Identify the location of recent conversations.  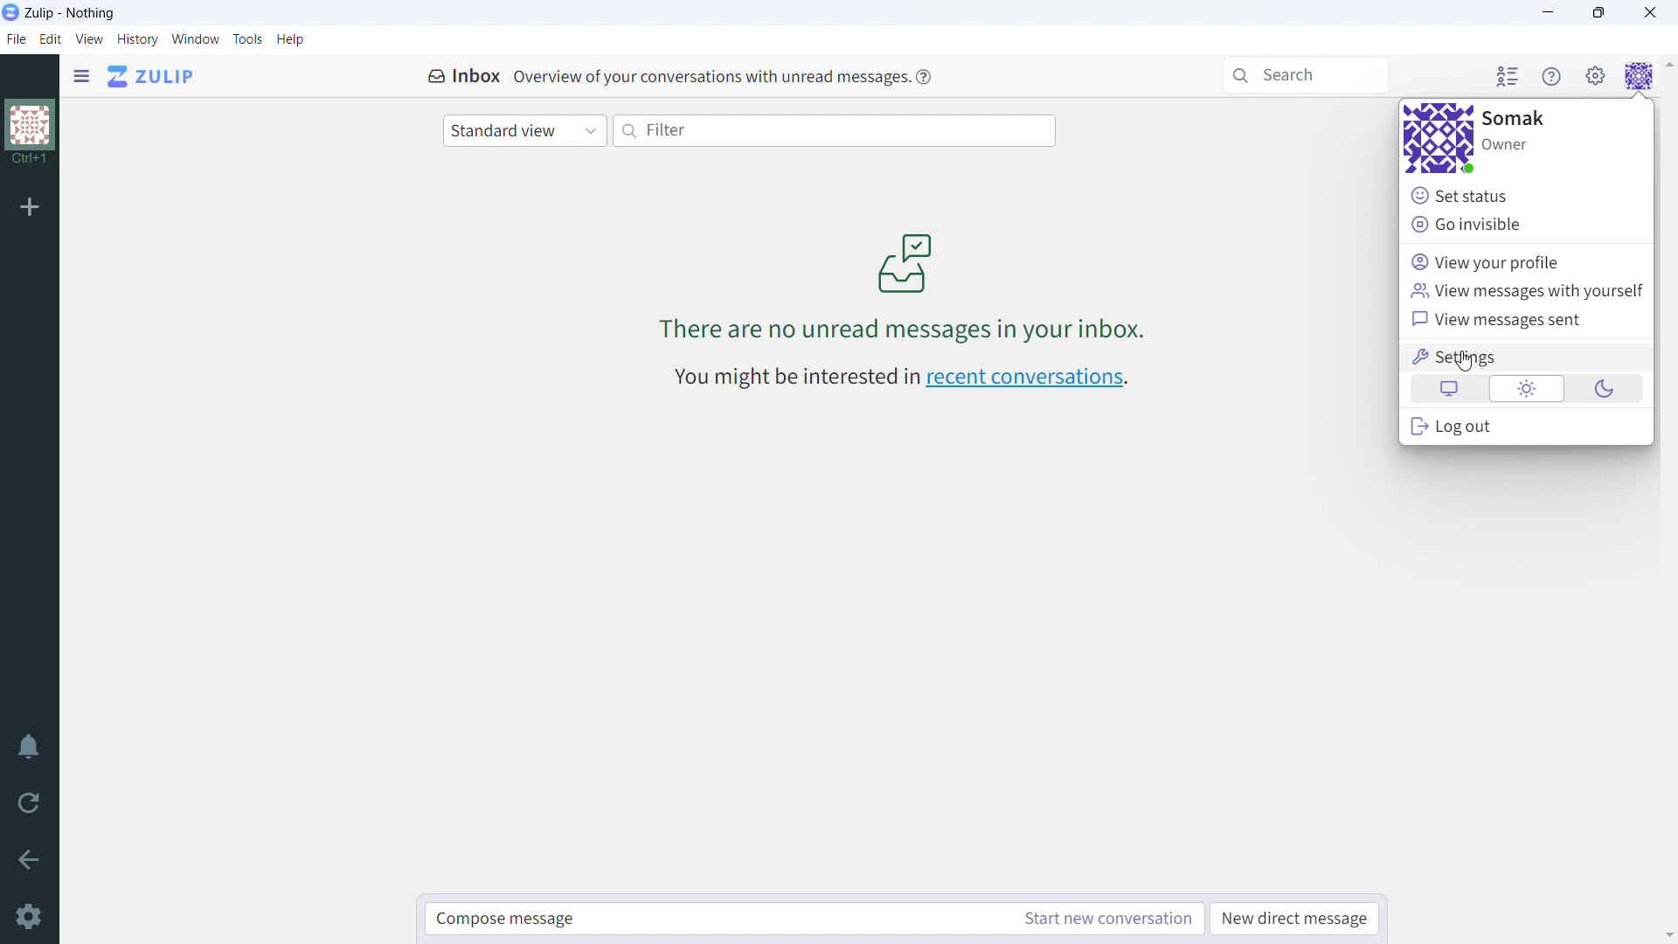
(1028, 379).